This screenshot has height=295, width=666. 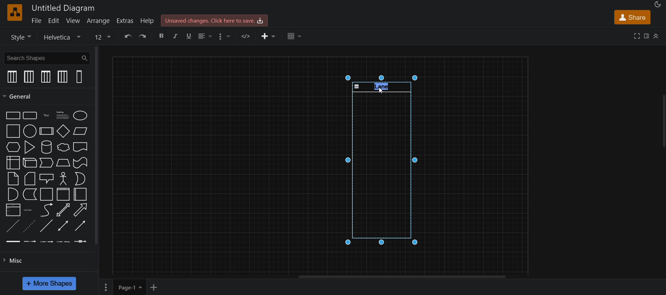 What do you see at coordinates (63, 227) in the screenshot?
I see `bidirectional connector` at bounding box center [63, 227].